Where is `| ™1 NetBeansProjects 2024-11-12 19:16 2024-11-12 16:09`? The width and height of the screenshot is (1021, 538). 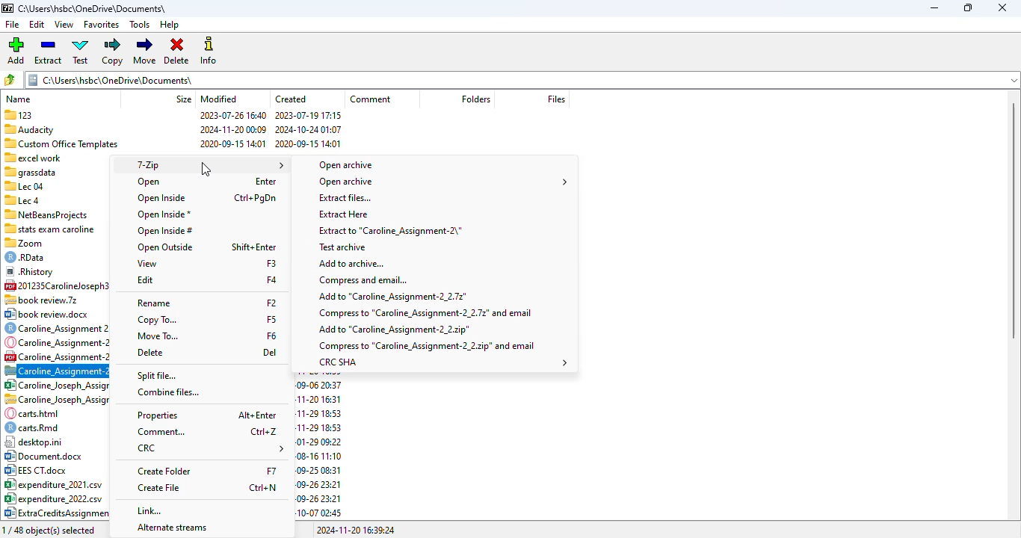
| ™1 NetBeansProjects 2024-11-12 19:16 2024-11-12 16:09 is located at coordinates (57, 213).